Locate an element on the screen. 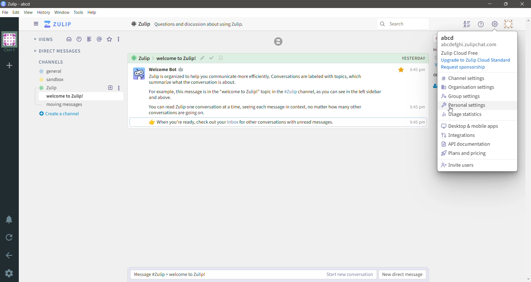 Image resolution: width=531 pixels, height=282 pixels. user  is located at coordinates (177, 70).